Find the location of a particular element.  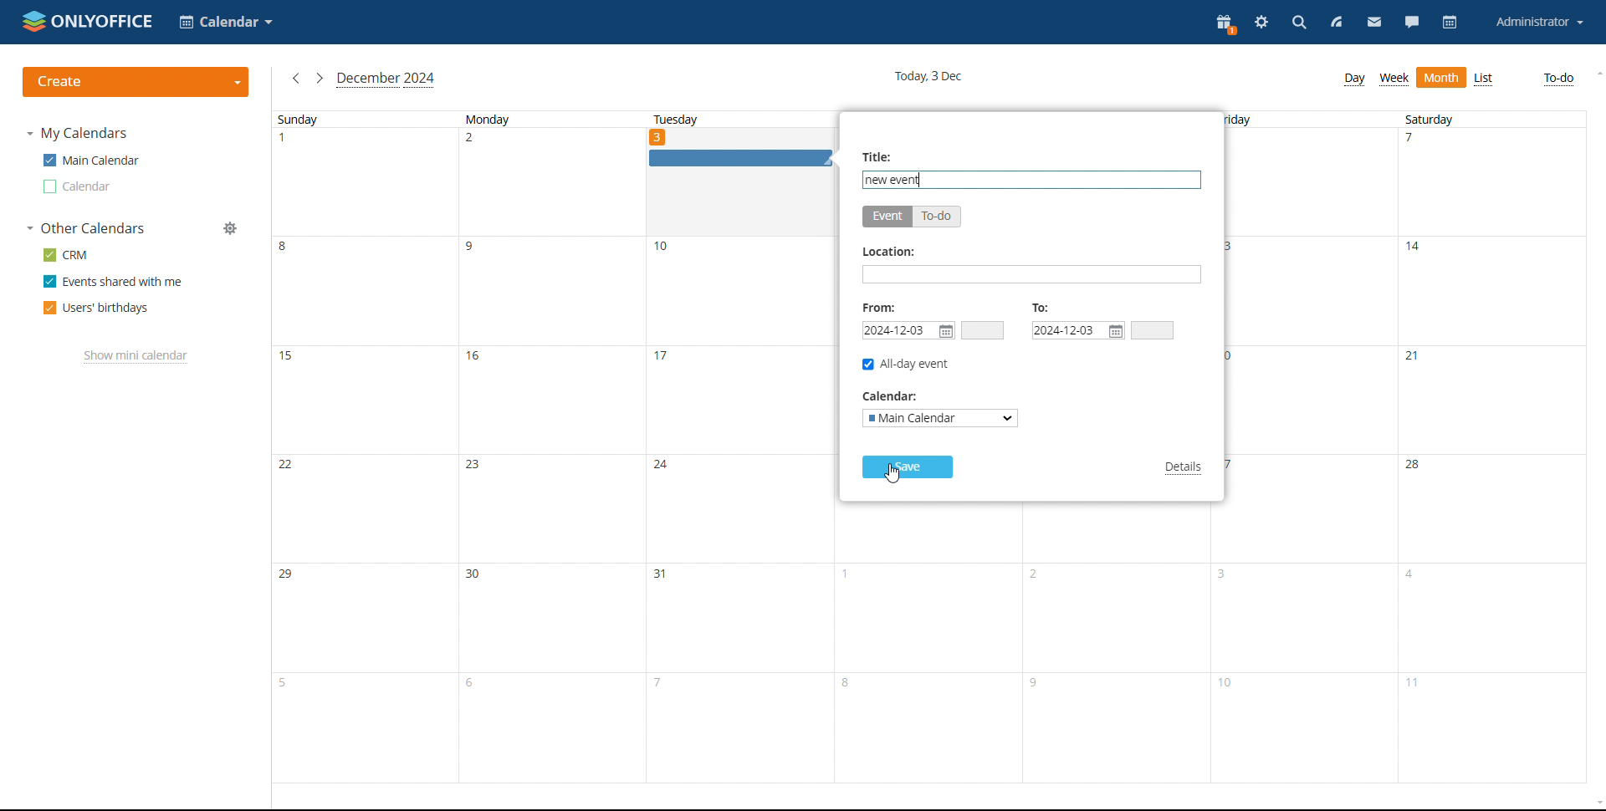

friday is located at coordinates (1310, 446).